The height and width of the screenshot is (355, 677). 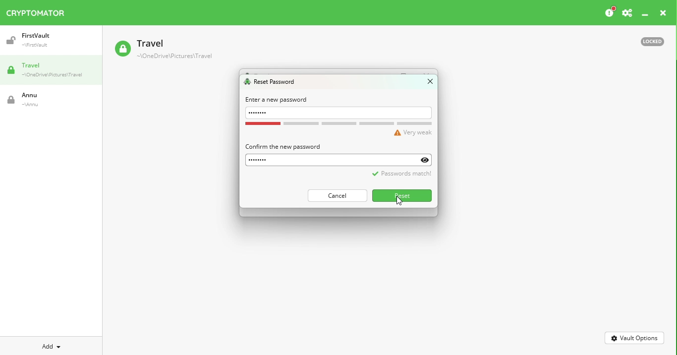 What do you see at coordinates (52, 345) in the screenshot?
I see `Add new vault` at bounding box center [52, 345].